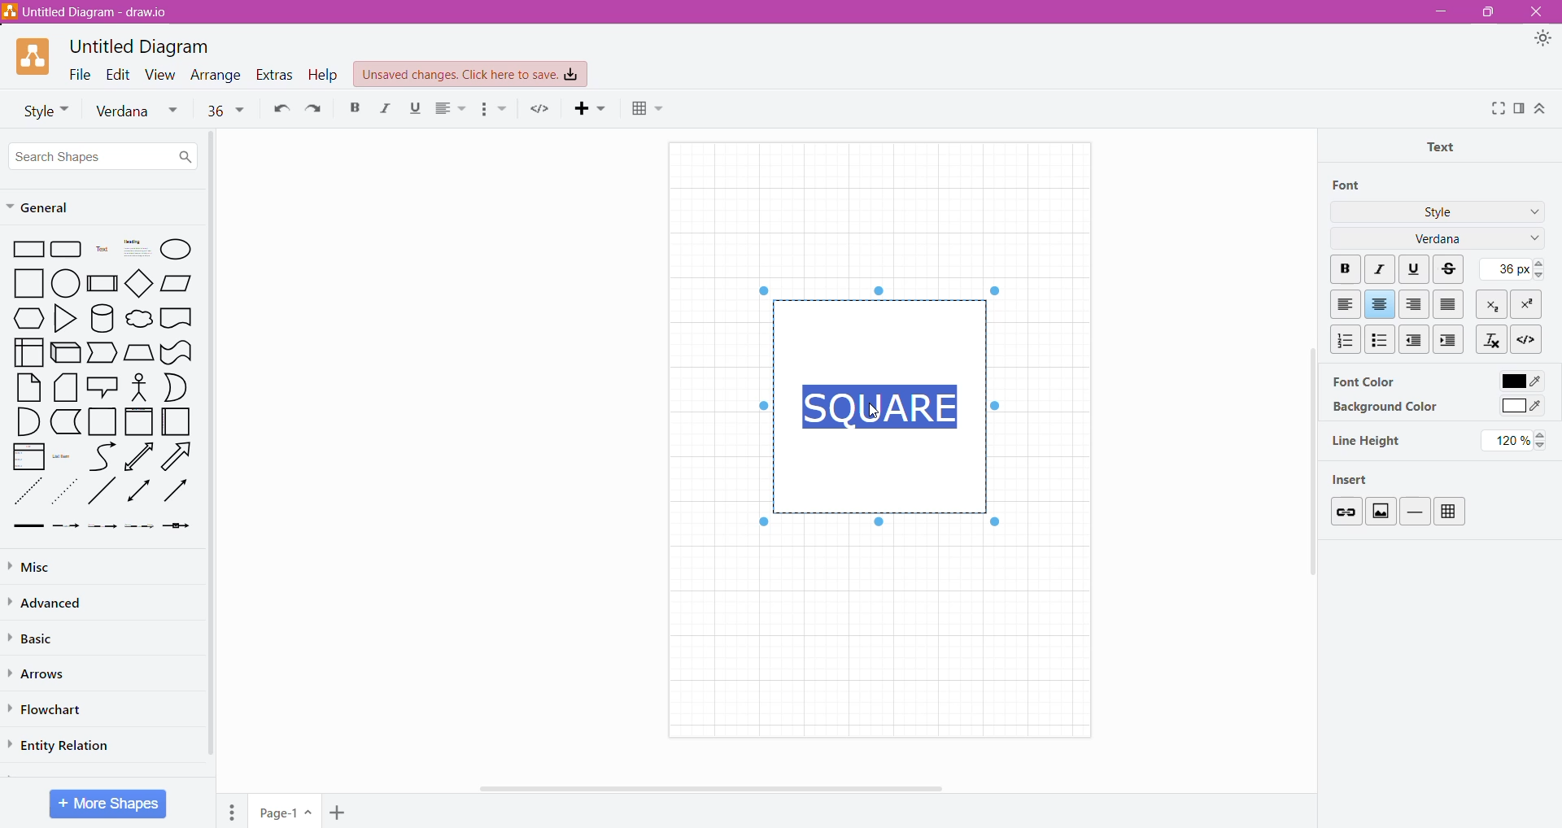 The width and height of the screenshot is (1562, 828). Describe the element at coordinates (28, 318) in the screenshot. I see `hexagon` at that location.